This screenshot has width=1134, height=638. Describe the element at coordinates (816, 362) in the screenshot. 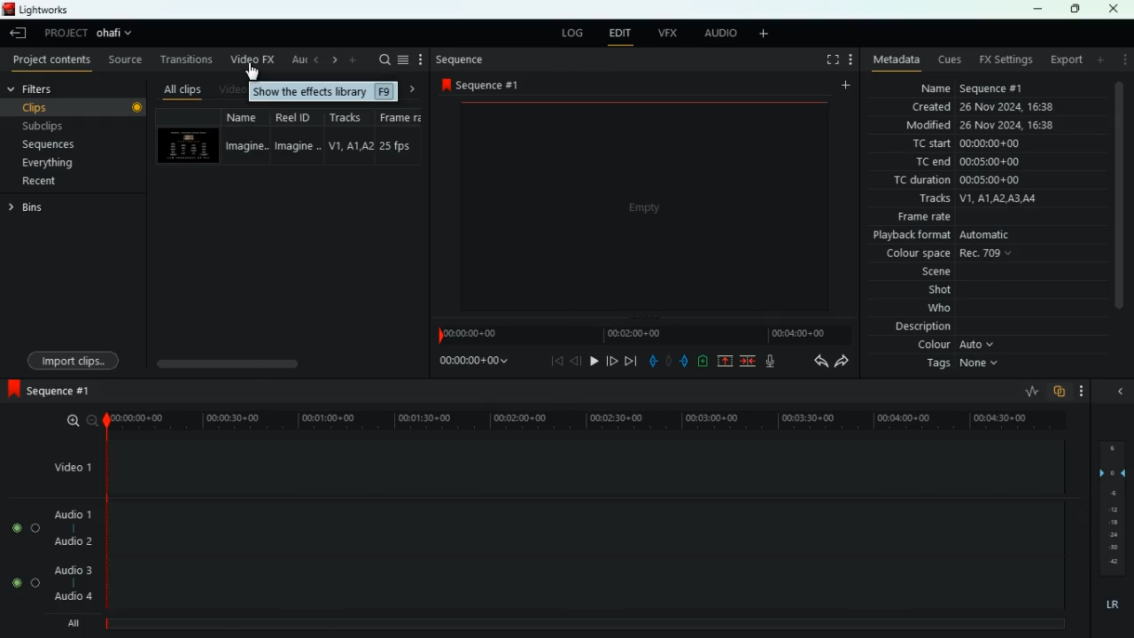

I see `backward` at that location.